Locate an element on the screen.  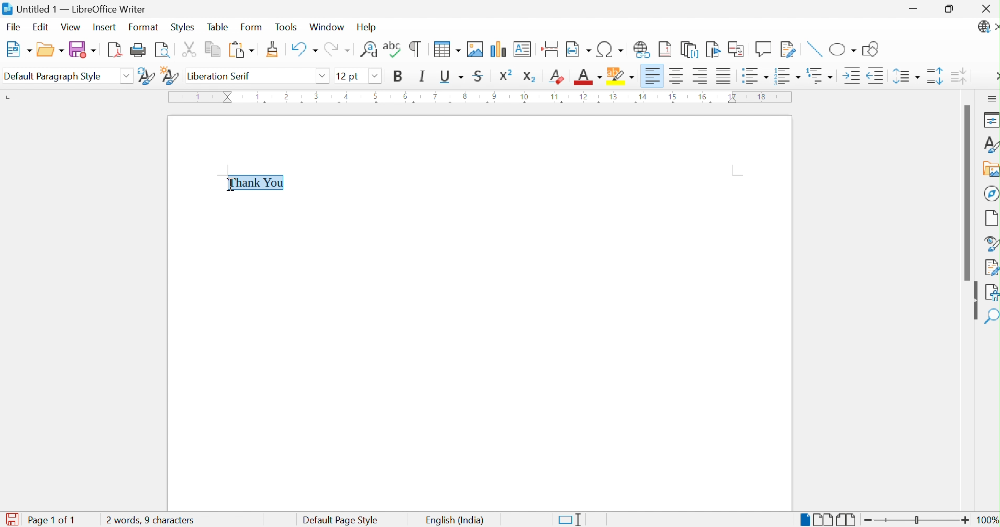
Table is located at coordinates (220, 27).